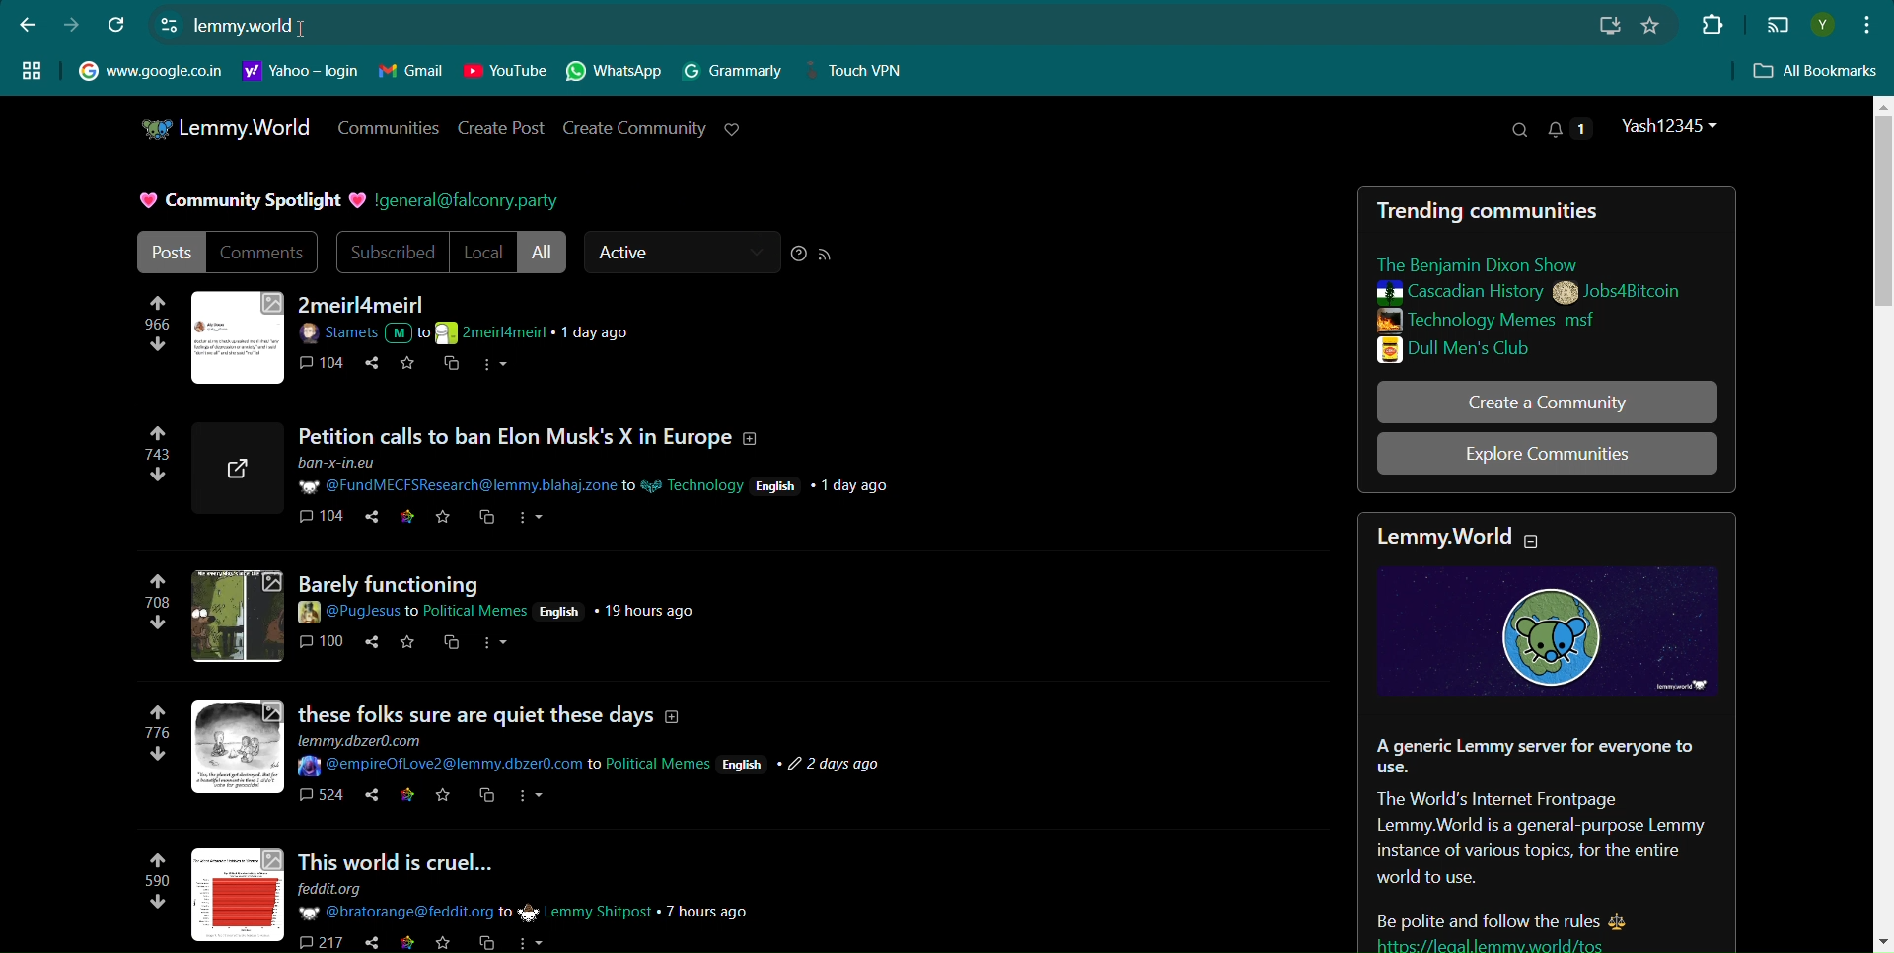  I want to click on star, so click(405, 944).